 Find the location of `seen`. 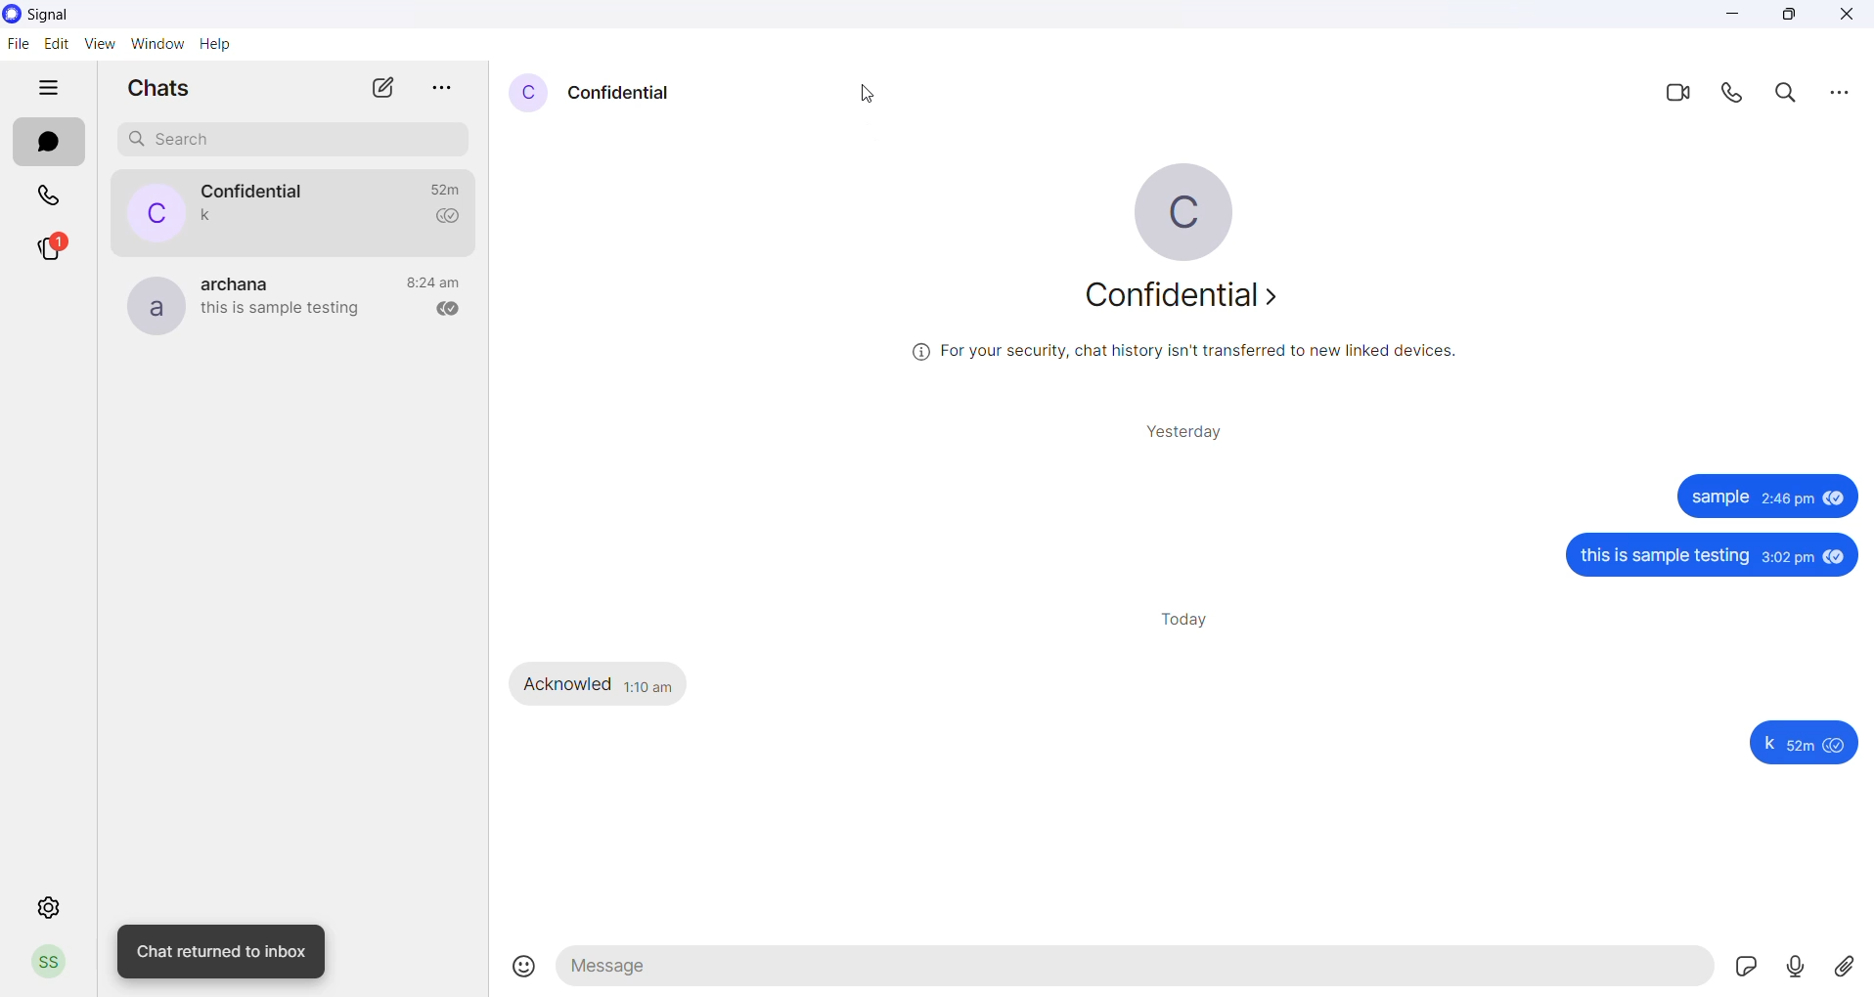

seen is located at coordinates (1835, 499).